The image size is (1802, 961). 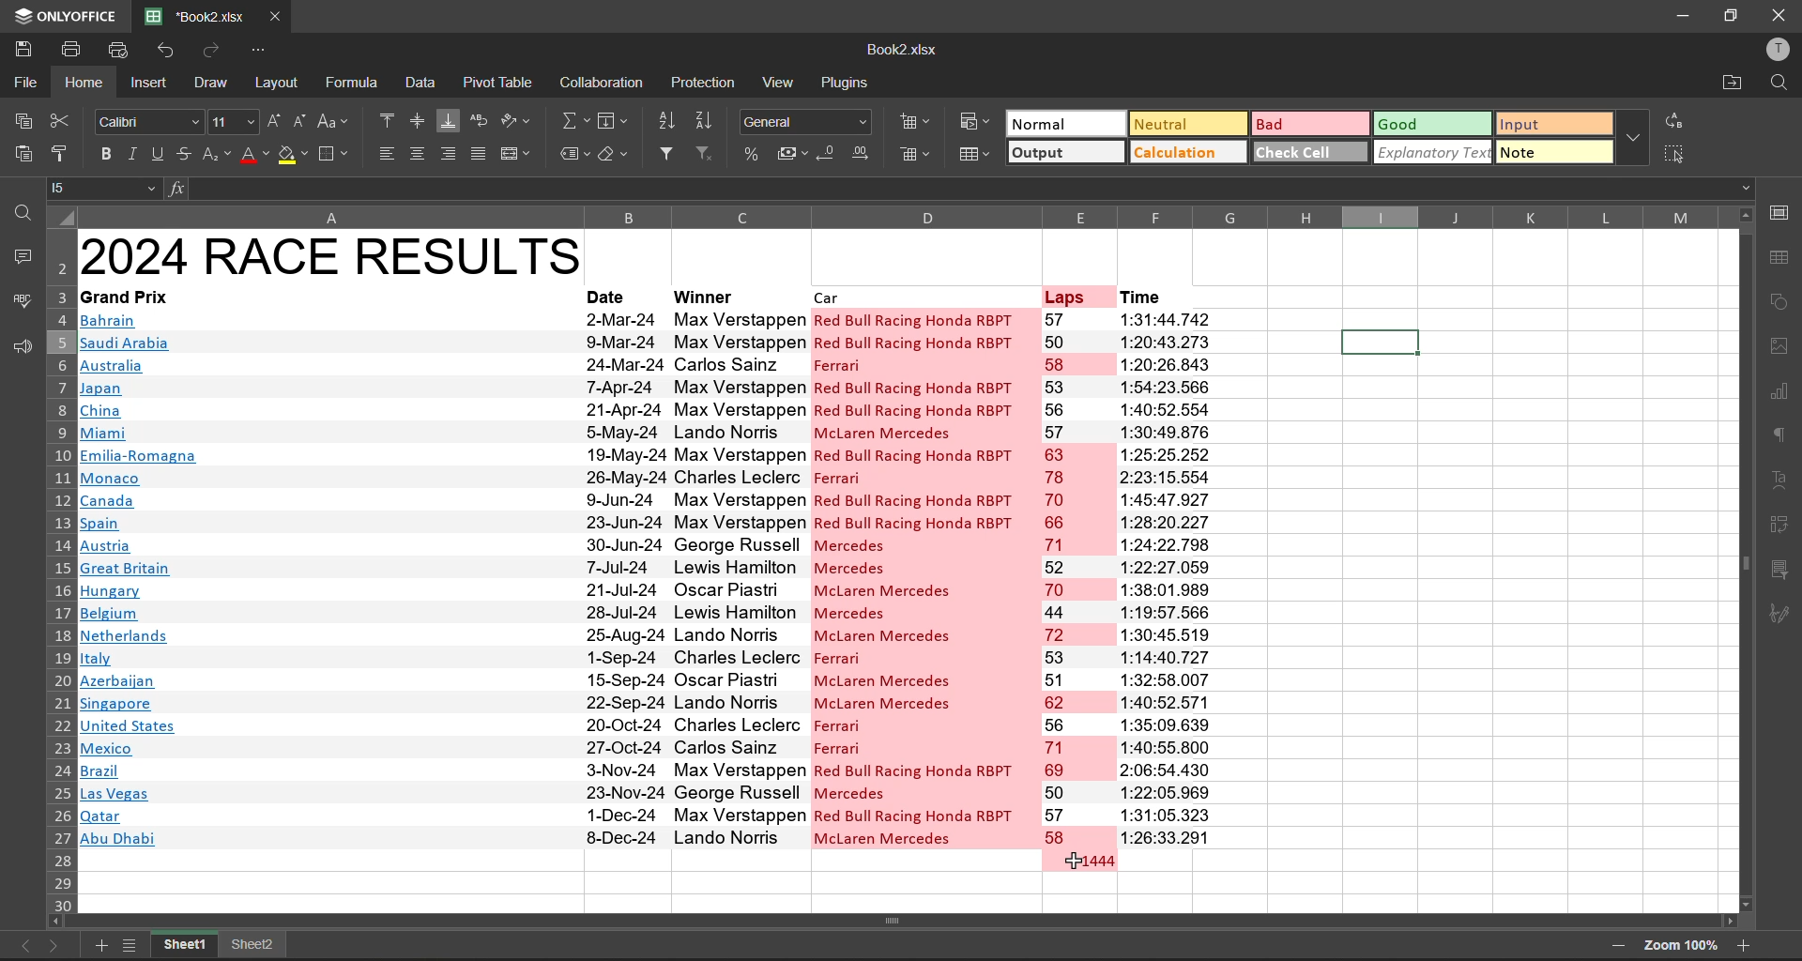 What do you see at coordinates (193, 14) in the screenshot?
I see `filename` at bounding box center [193, 14].